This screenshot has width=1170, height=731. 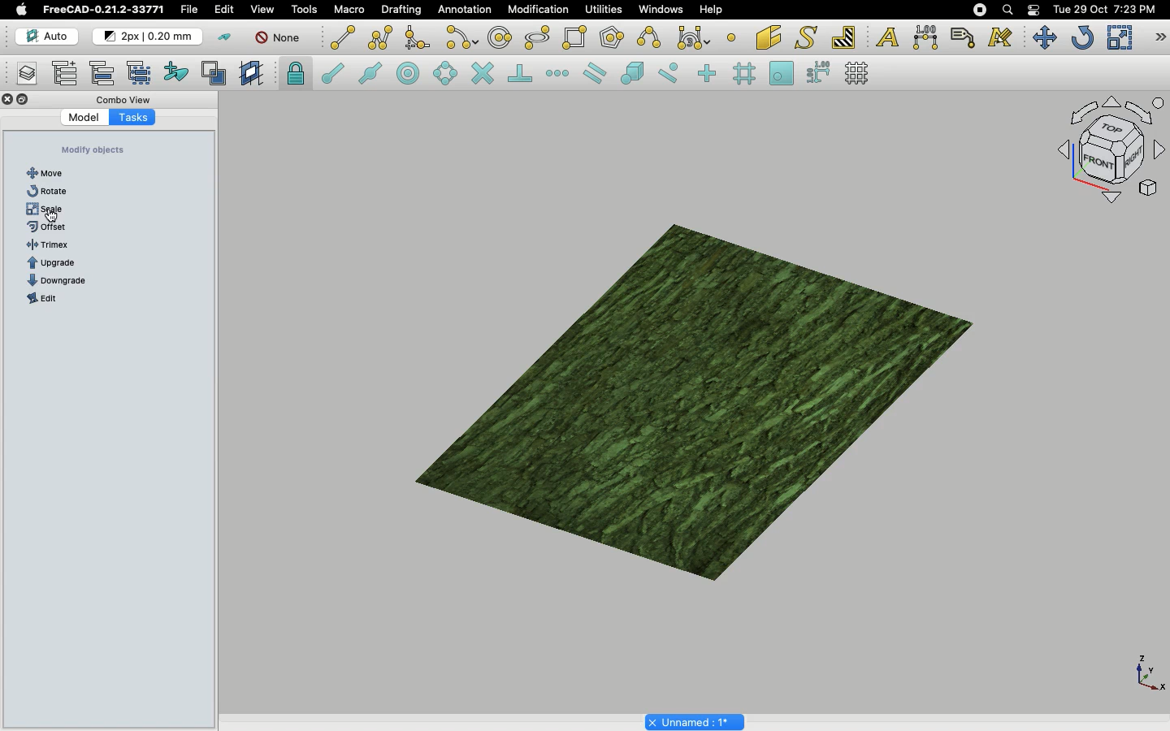 I want to click on Hatch, so click(x=845, y=36).